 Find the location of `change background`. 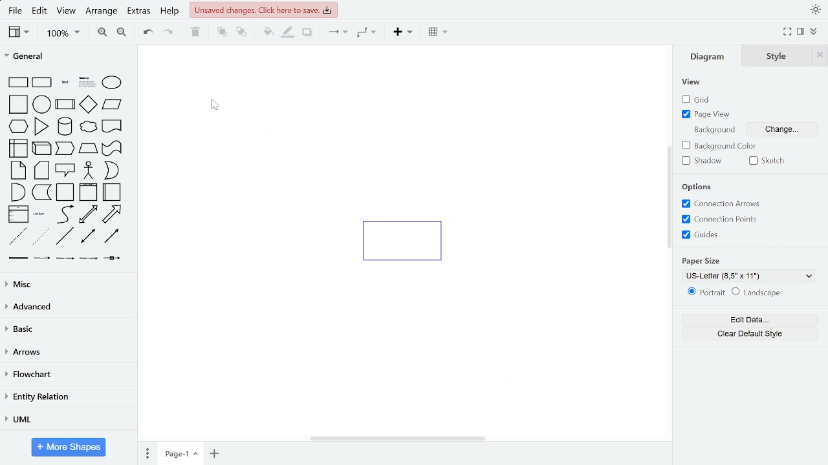

change background is located at coordinates (788, 130).